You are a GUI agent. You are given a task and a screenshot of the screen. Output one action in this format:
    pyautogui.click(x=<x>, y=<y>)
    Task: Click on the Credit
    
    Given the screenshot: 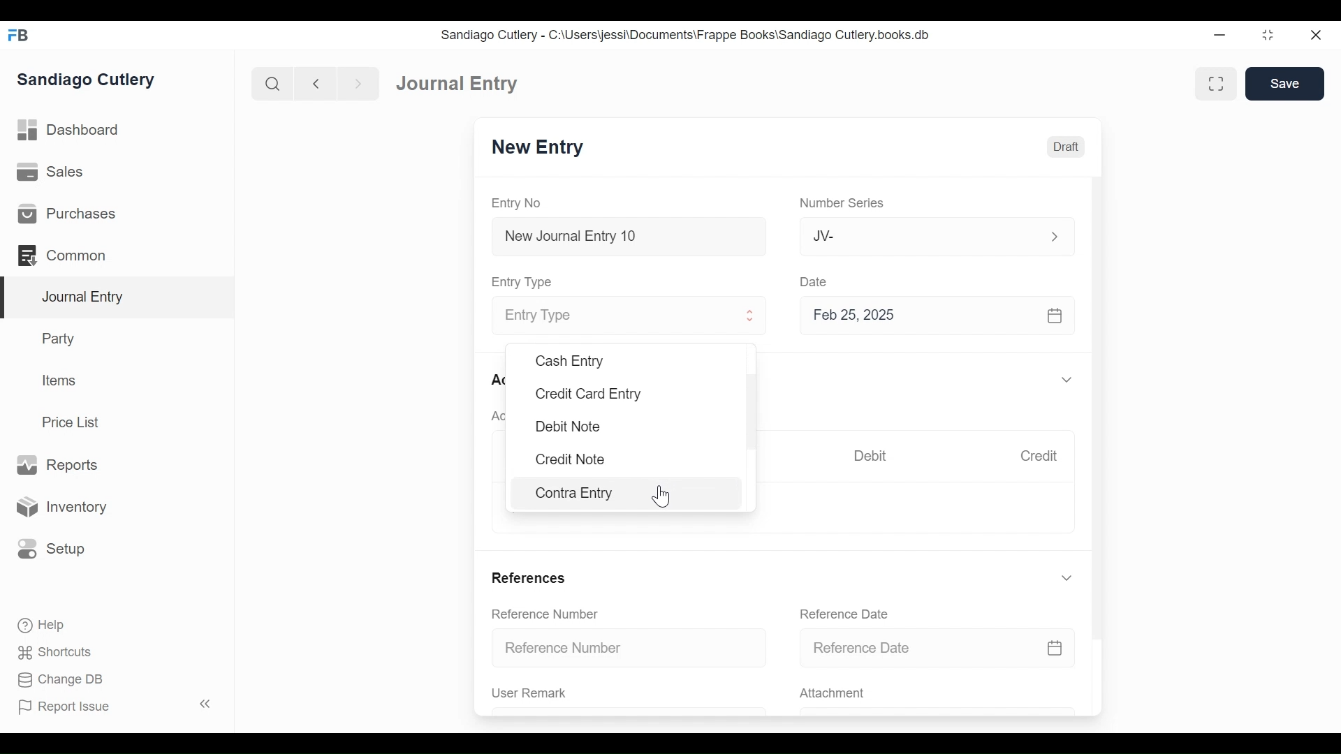 What is the action you would take?
    pyautogui.click(x=1042, y=457)
    